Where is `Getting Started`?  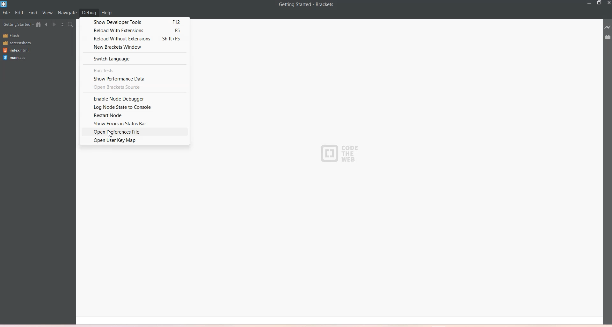
Getting Started is located at coordinates (18, 24).